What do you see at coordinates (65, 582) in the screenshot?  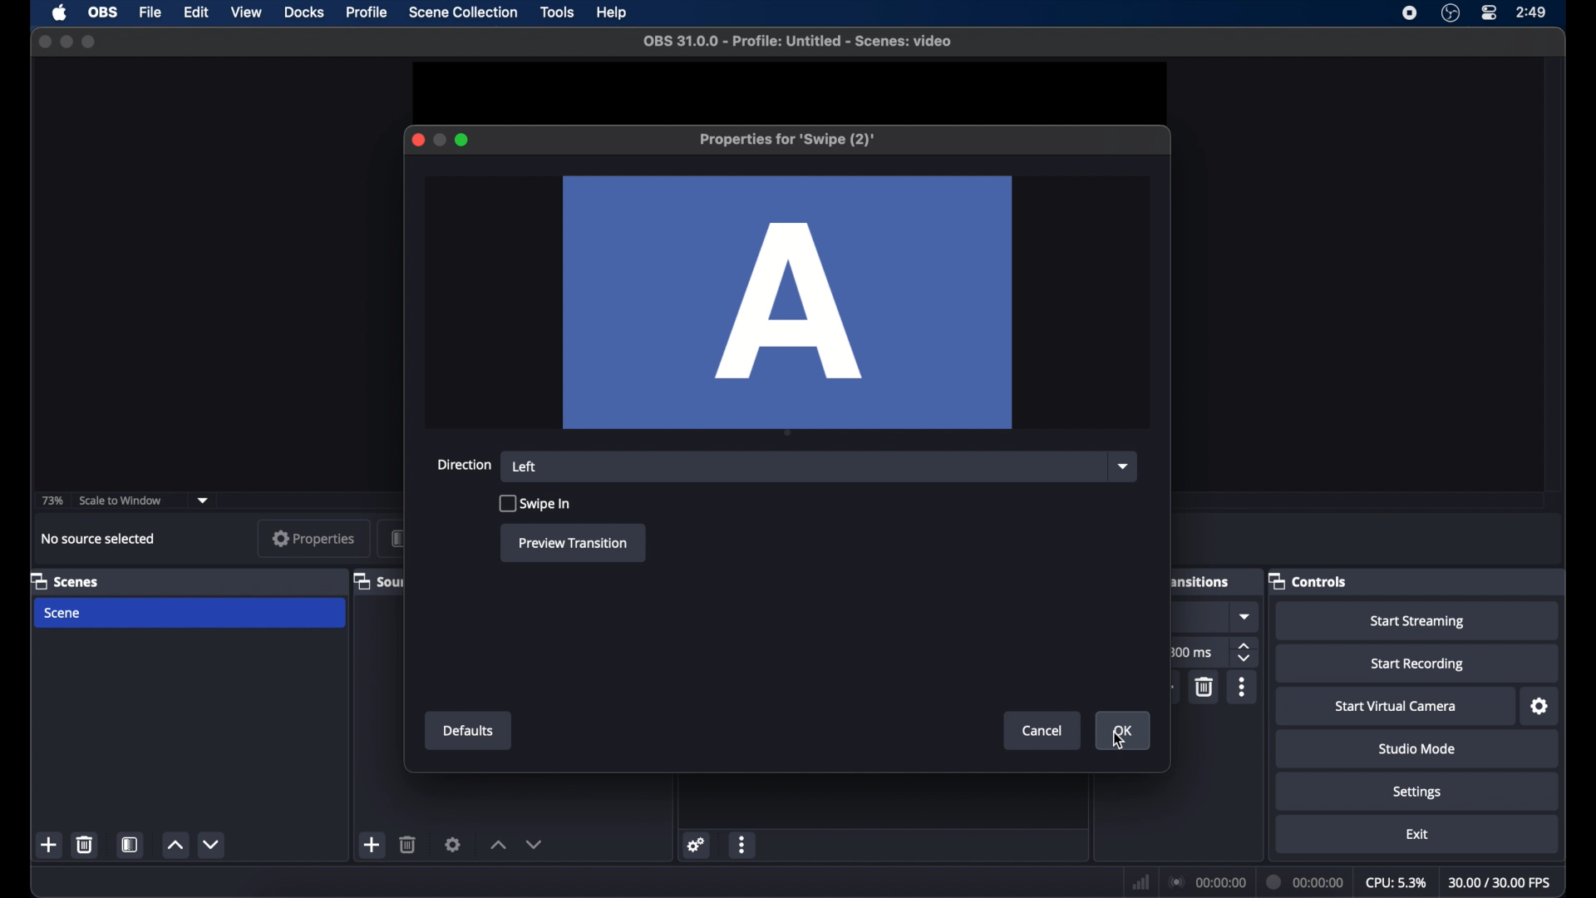 I see `scenes` at bounding box center [65, 582].